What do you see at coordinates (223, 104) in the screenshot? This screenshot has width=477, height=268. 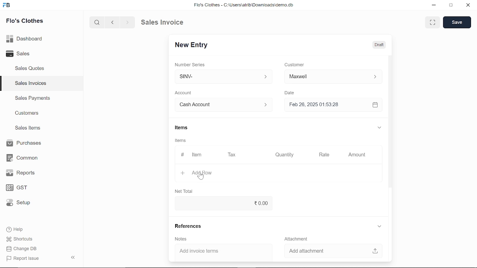 I see `Account :` at bounding box center [223, 104].